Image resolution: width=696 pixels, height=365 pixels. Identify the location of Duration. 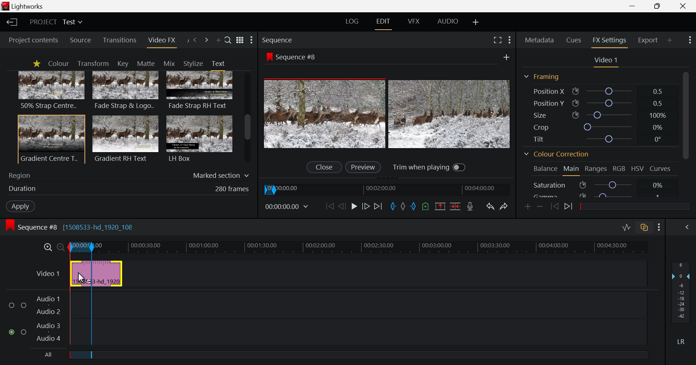
(127, 189).